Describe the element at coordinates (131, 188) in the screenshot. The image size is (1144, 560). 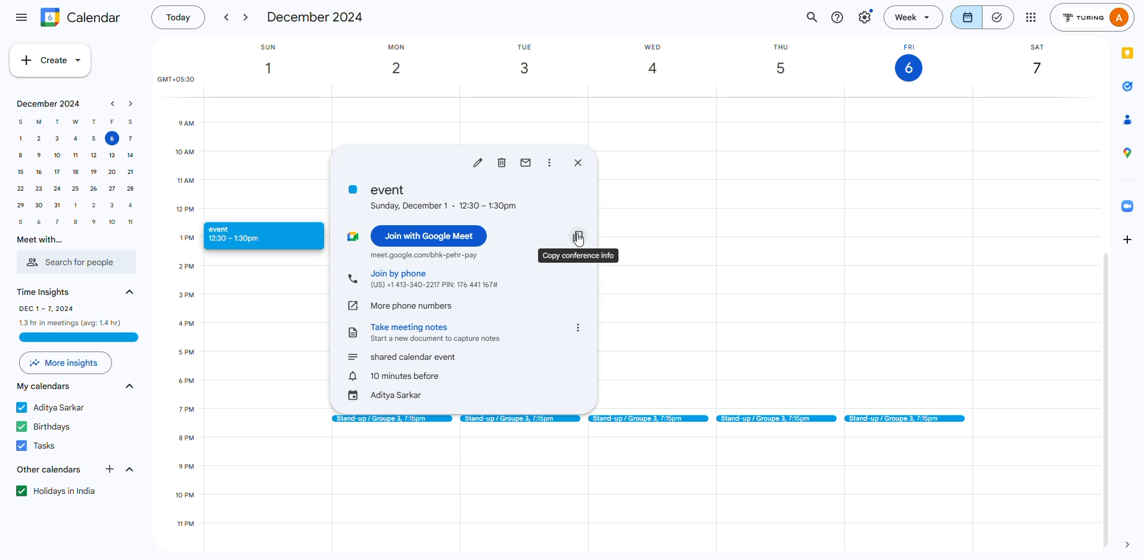
I see `28` at that location.